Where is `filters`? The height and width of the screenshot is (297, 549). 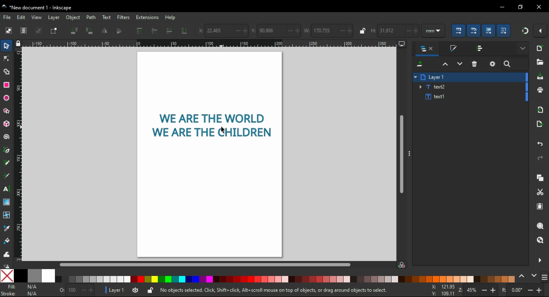
filters is located at coordinates (124, 18).